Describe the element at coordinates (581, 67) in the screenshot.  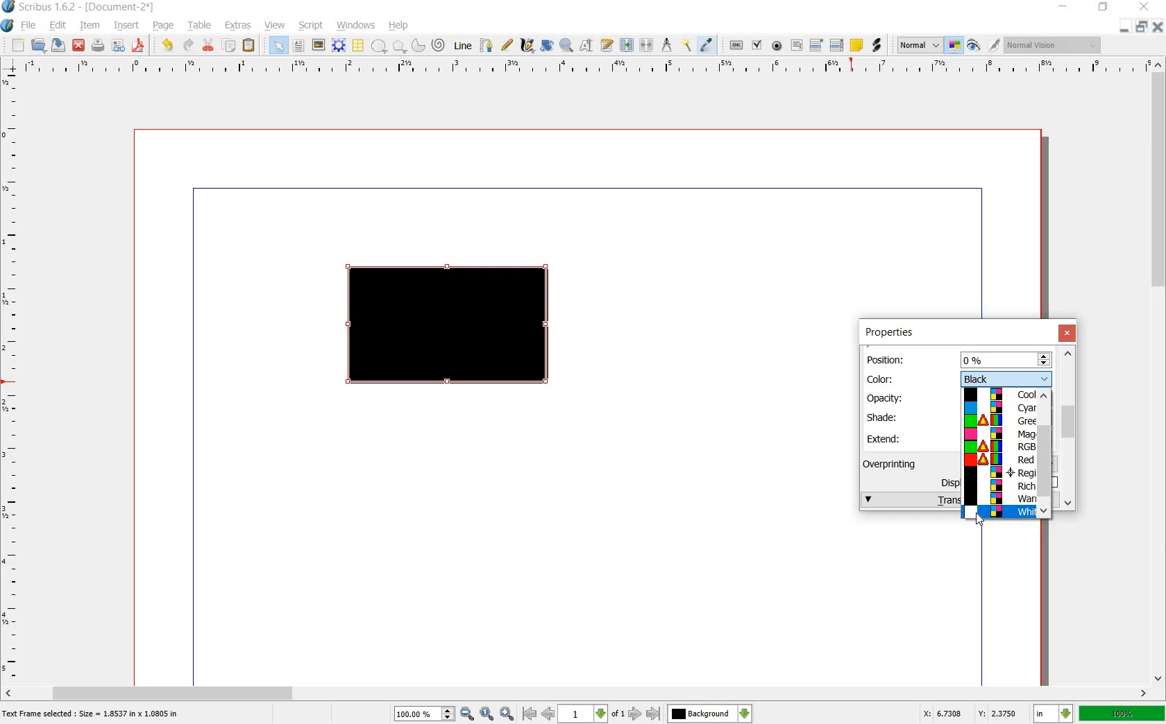
I see `ruler` at that location.